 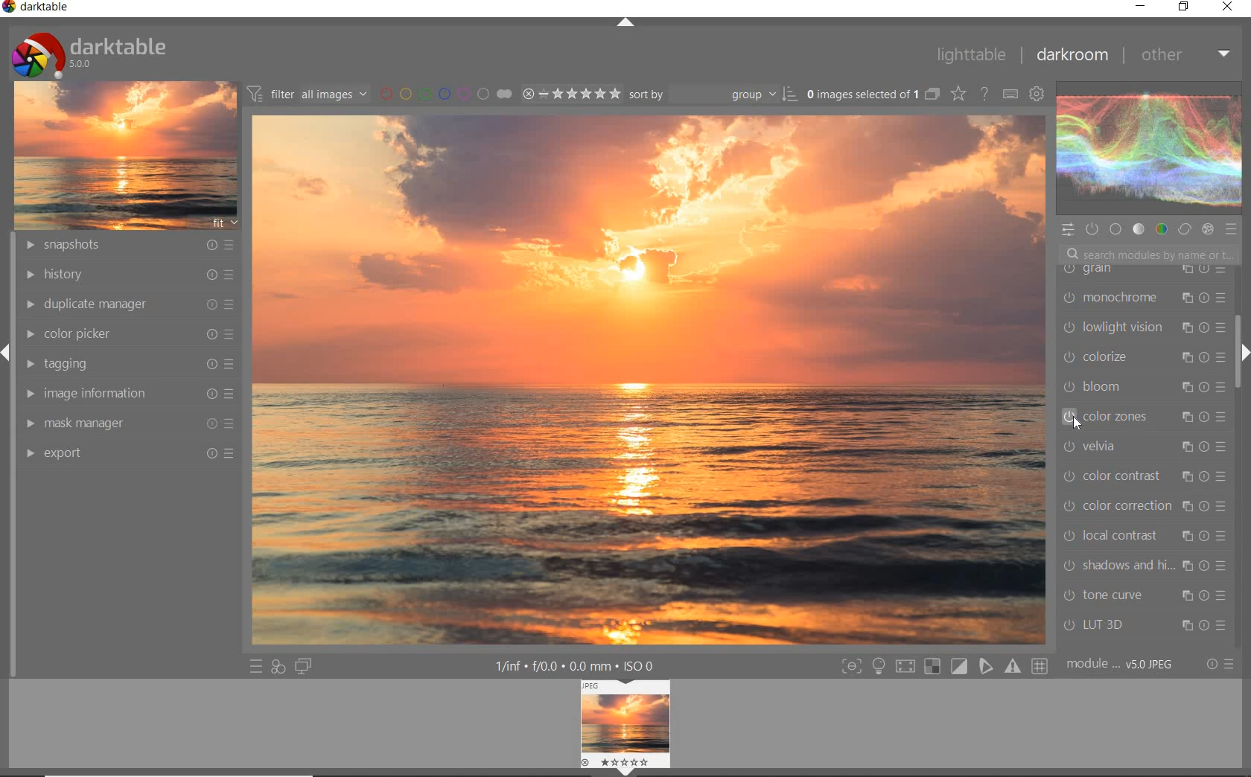 What do you see at coordinates (1144, 567) in the screenshot?
I see `shadows` at bounding box center [1144, 567].